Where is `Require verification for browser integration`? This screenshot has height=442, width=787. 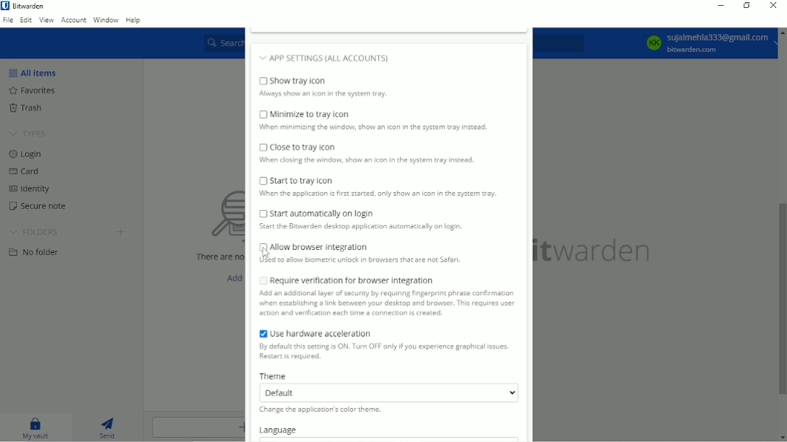
Require verification for browser integration is located at coordinates (345, 279).